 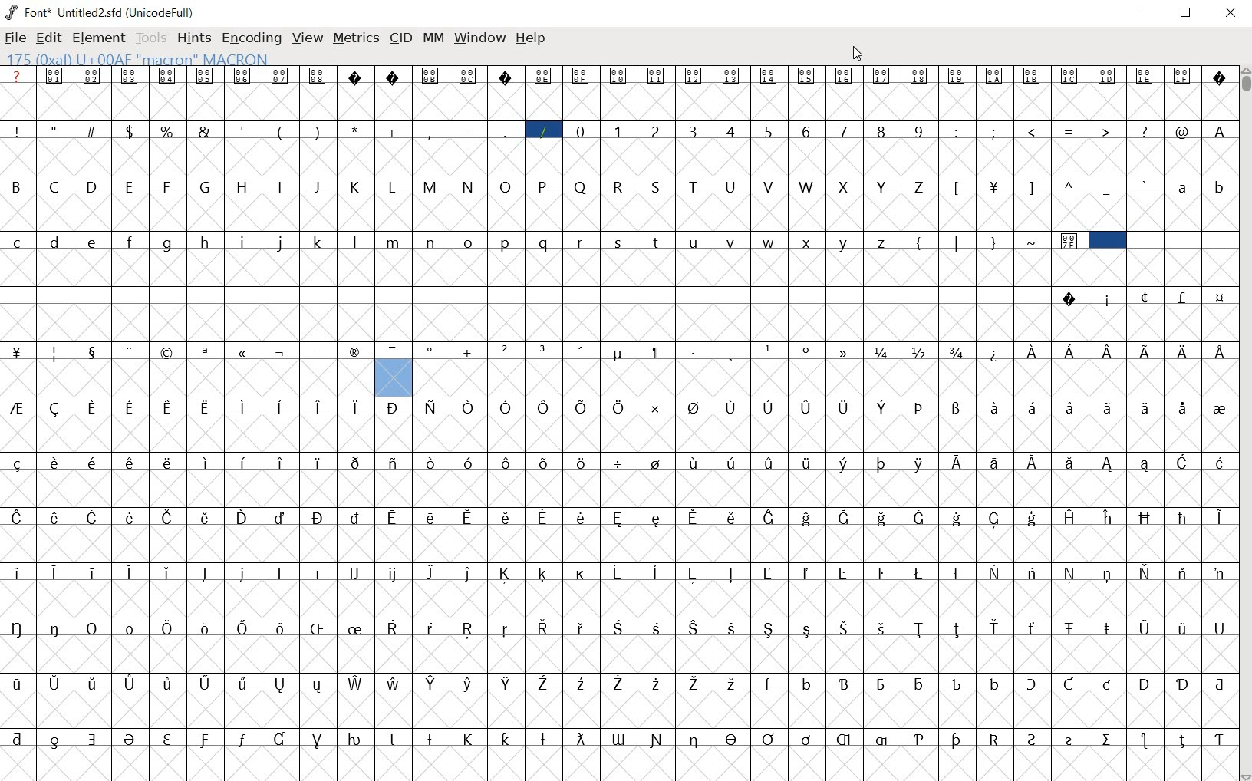 I want to click on Symbol, so click(x=131, y=76).